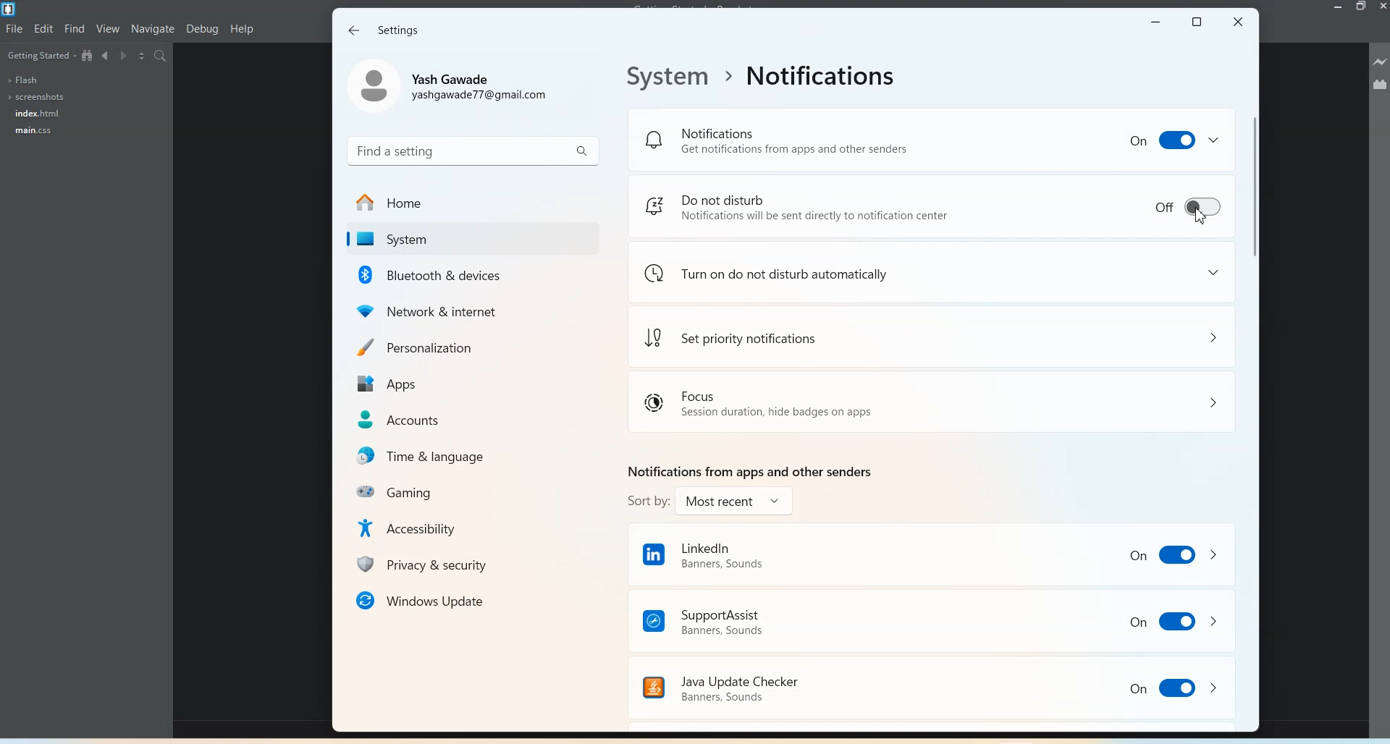  I want to click on Text, so click(747, 470).